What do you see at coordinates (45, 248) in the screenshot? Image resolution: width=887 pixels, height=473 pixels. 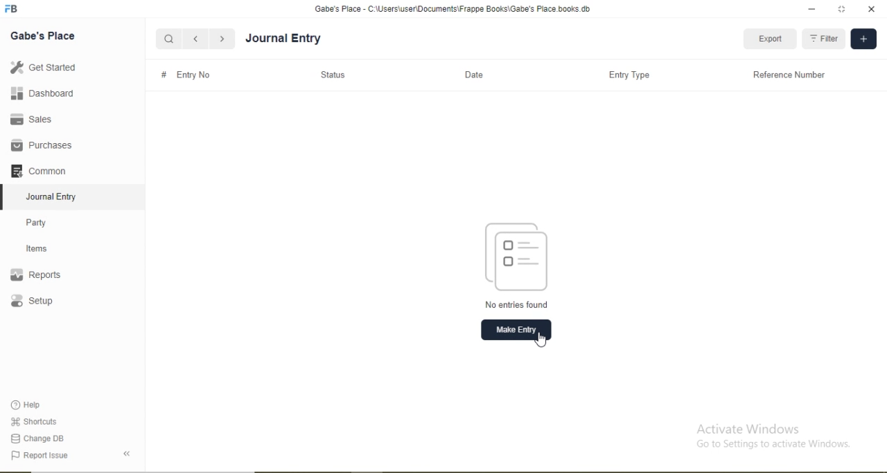 I see `Items` at bounding box center [45, 248].